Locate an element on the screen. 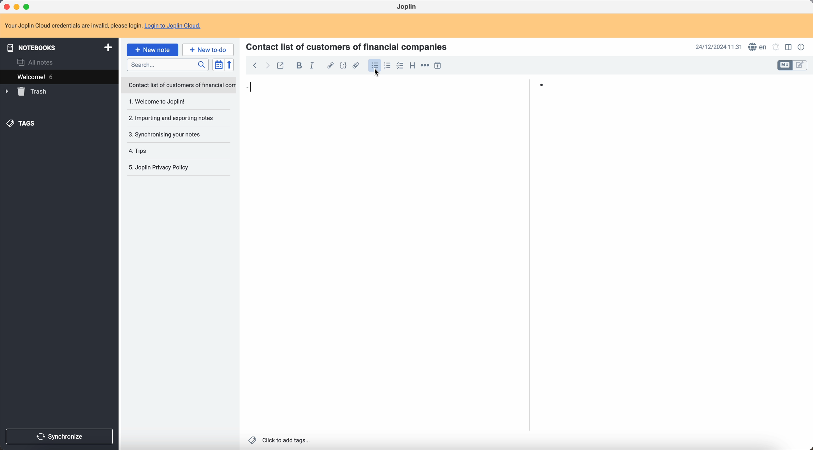 The height and width of the screenshot is (450, 813). code is located at coordinates (343, 66).